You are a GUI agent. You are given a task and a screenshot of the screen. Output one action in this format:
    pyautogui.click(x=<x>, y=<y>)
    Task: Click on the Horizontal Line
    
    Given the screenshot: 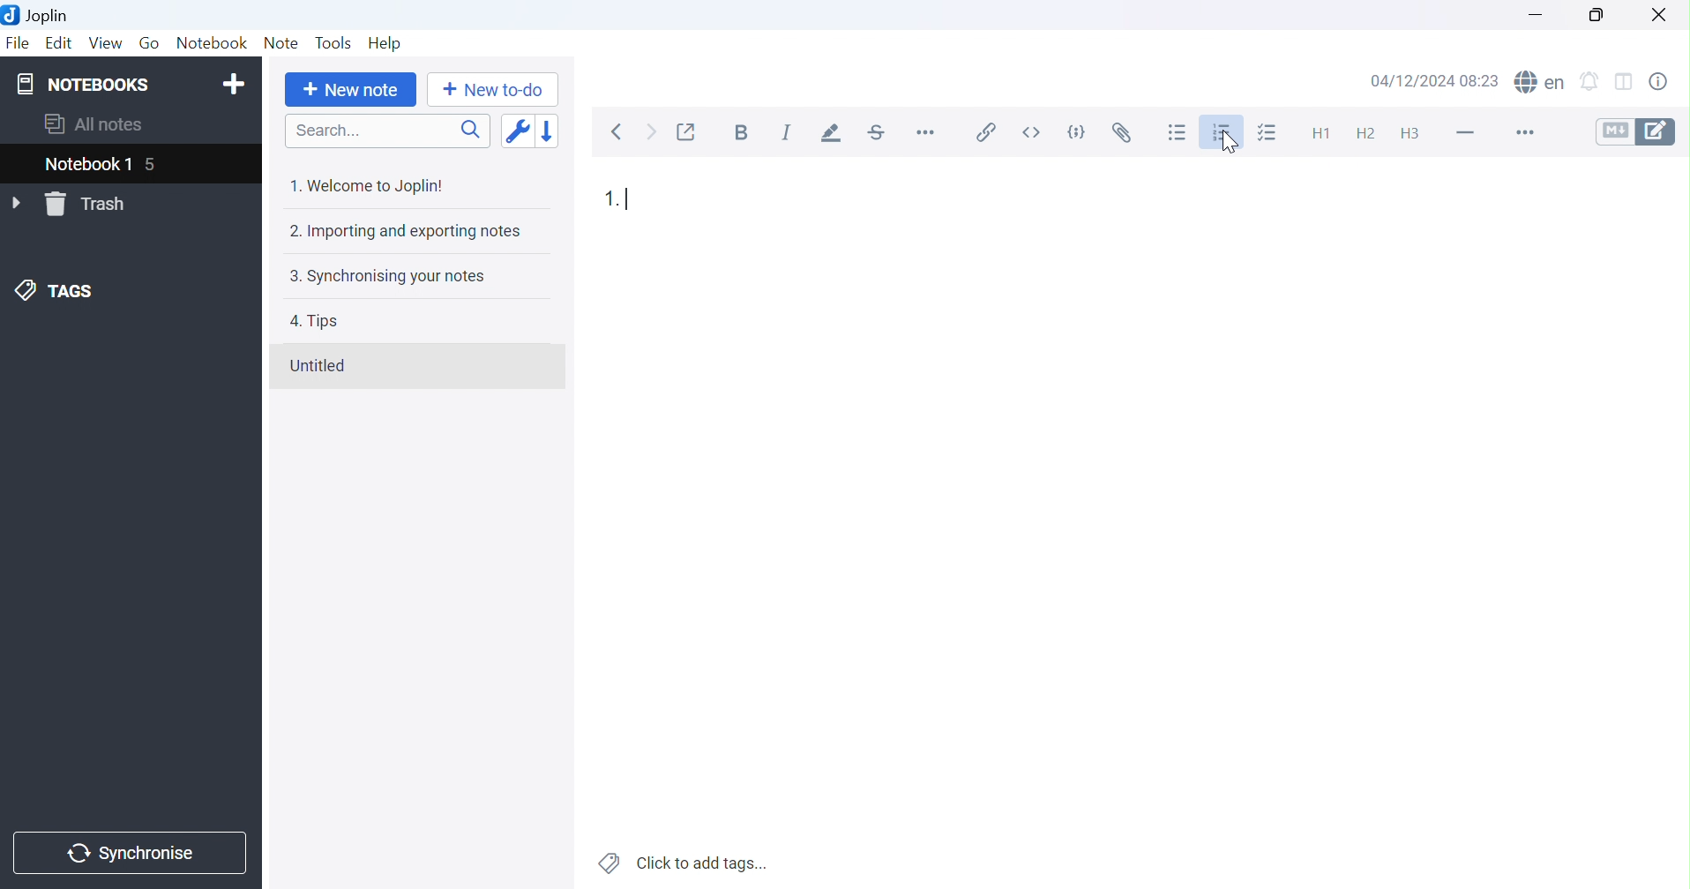 What is the action you would take?
    pyautogui.click(x=1464, y=130)
    